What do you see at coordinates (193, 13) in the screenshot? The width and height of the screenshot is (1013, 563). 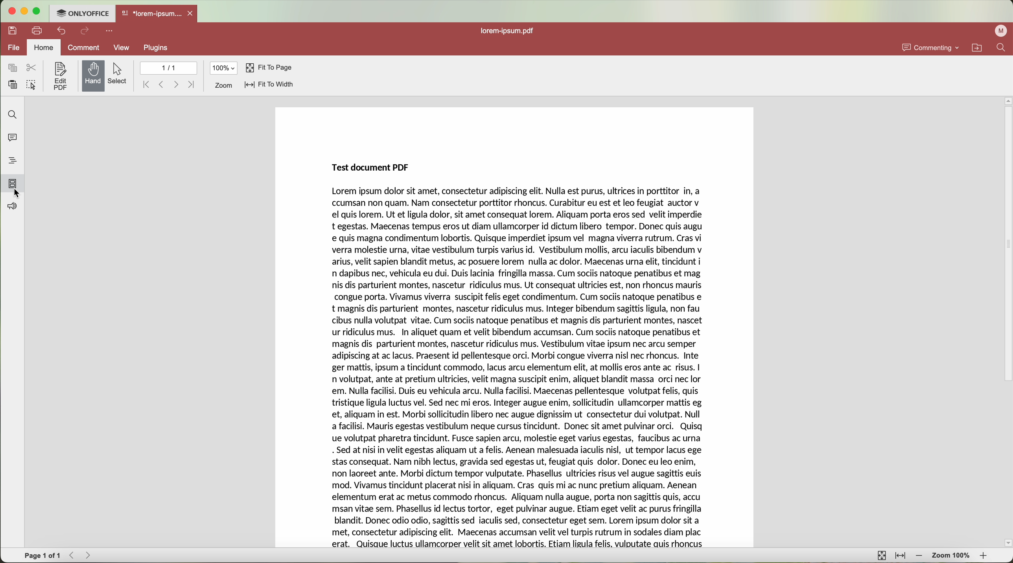 I see `close` at bounding box center [193, 13].